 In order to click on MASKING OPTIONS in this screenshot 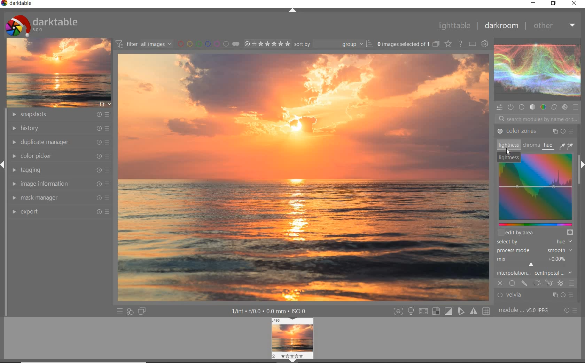, I will do `click(541, 283)`.